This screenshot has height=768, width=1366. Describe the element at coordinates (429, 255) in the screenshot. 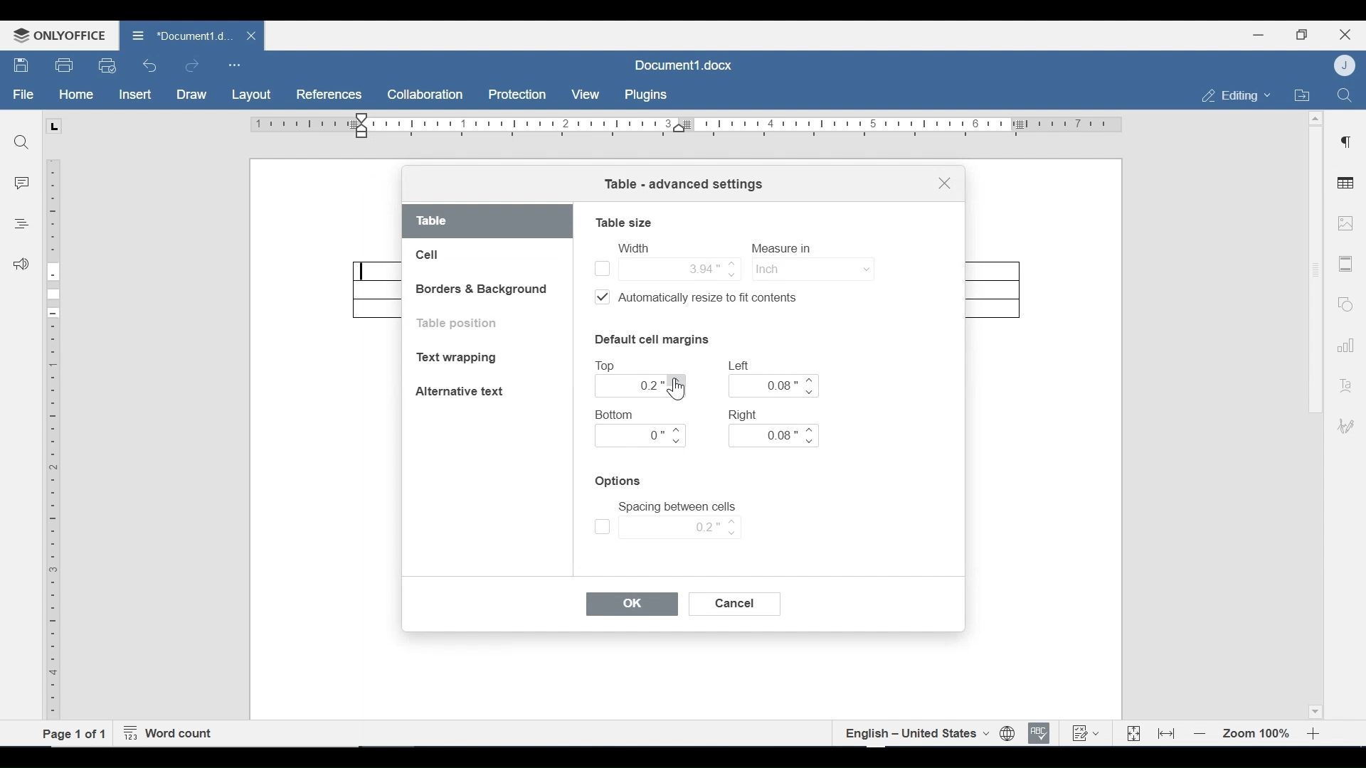

I see `Cell` at that location.